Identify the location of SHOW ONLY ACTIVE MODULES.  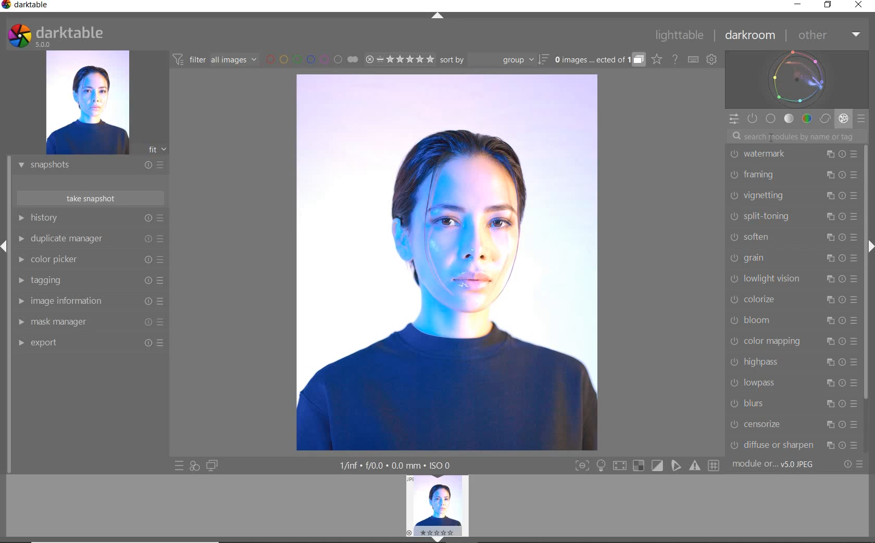
(753, 119).